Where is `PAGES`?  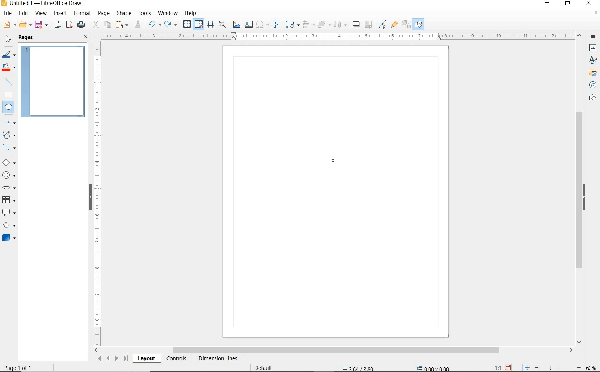
PAGES is located at coordinates (27, 37).